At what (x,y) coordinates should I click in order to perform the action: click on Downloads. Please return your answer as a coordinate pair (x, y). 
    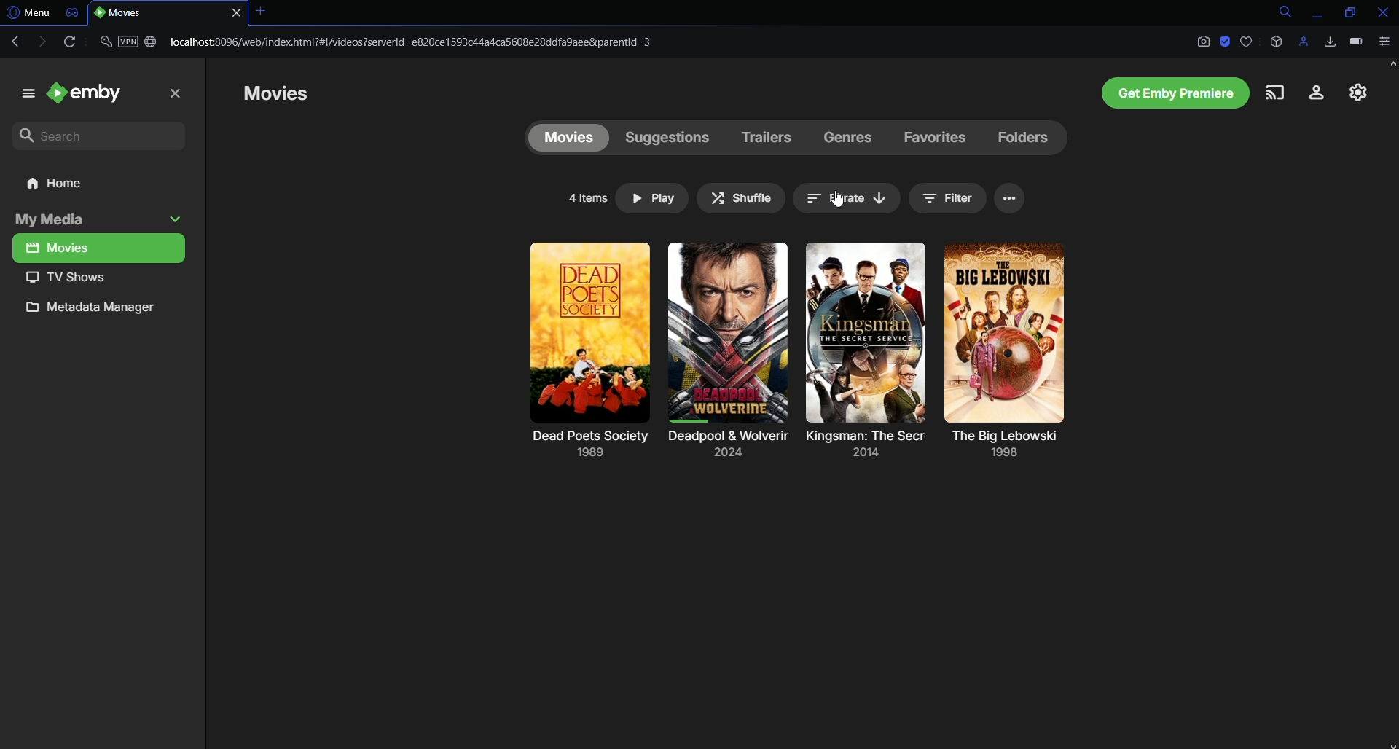
    Looking at the image, I should click on (1332, 41).